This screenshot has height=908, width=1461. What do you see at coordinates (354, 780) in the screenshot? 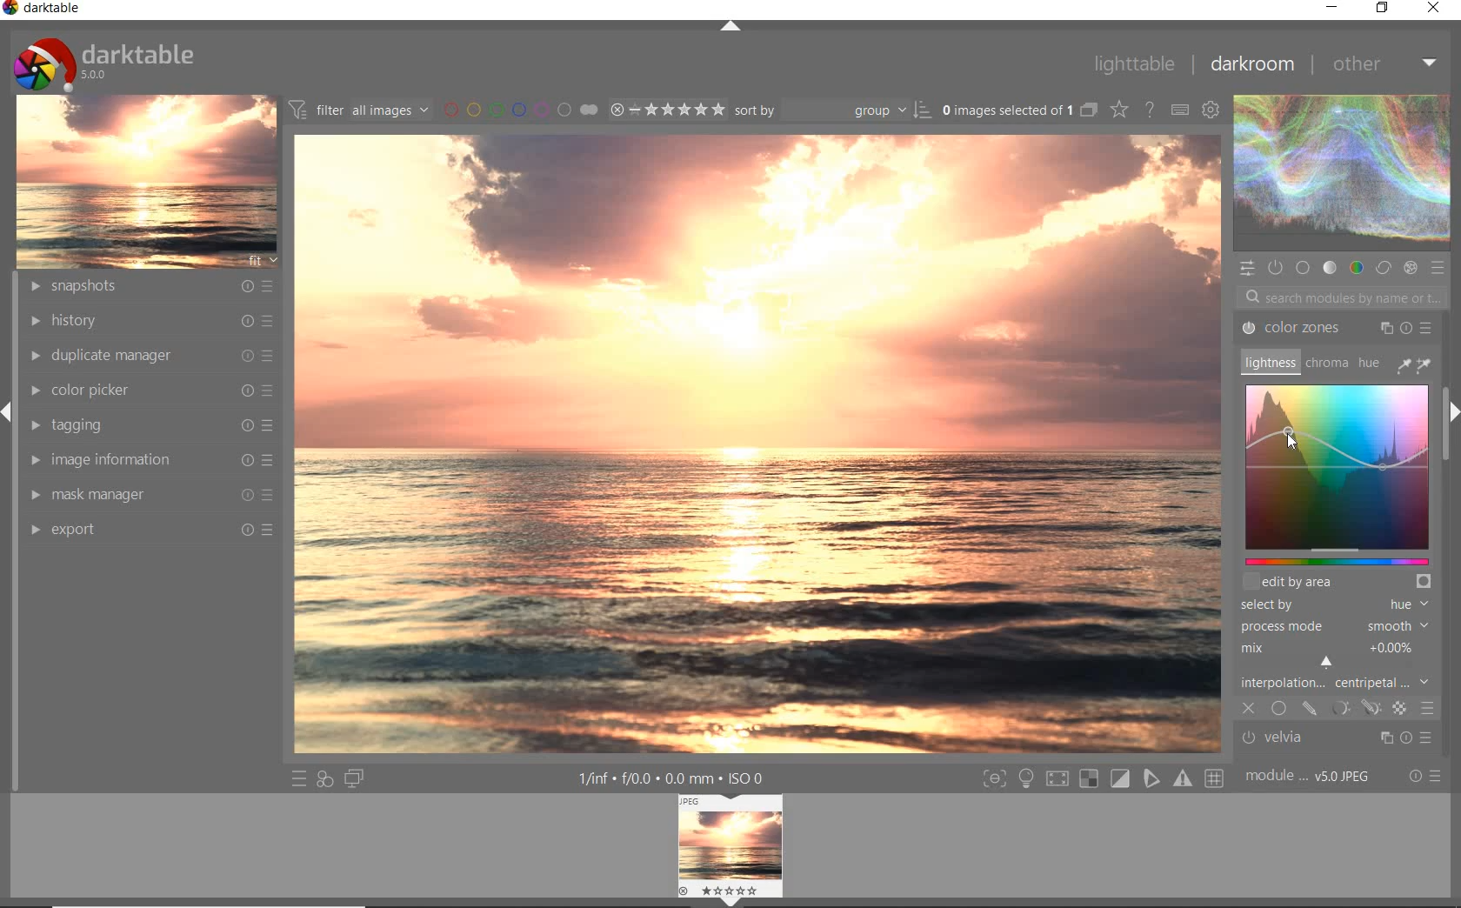
I see `DISPLAY A SECOND DARKROOM IMAGE WINDOW` at bounding box center [354, 780].